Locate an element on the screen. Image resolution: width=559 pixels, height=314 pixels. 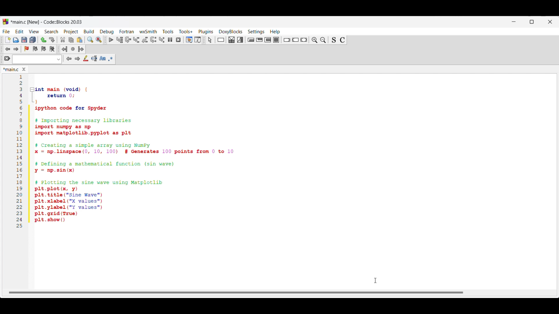
Next line is located at coordinates (128, 40).